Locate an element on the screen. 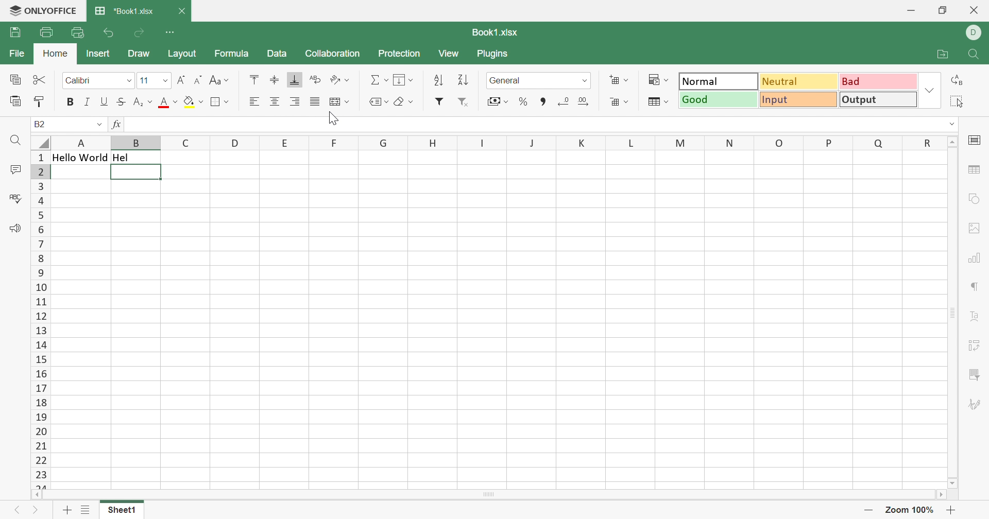 The height and width of the screenshot is (519, 989). Subscript is located at coordinates (141, 102).